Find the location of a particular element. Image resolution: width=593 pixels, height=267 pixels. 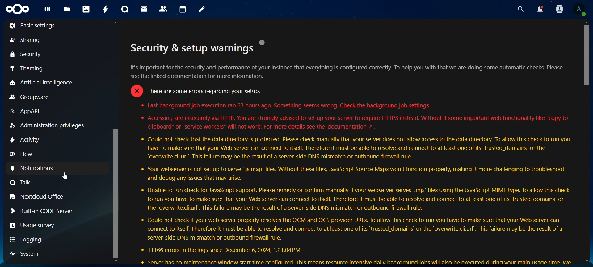

system is located at coordinates (22, 254).